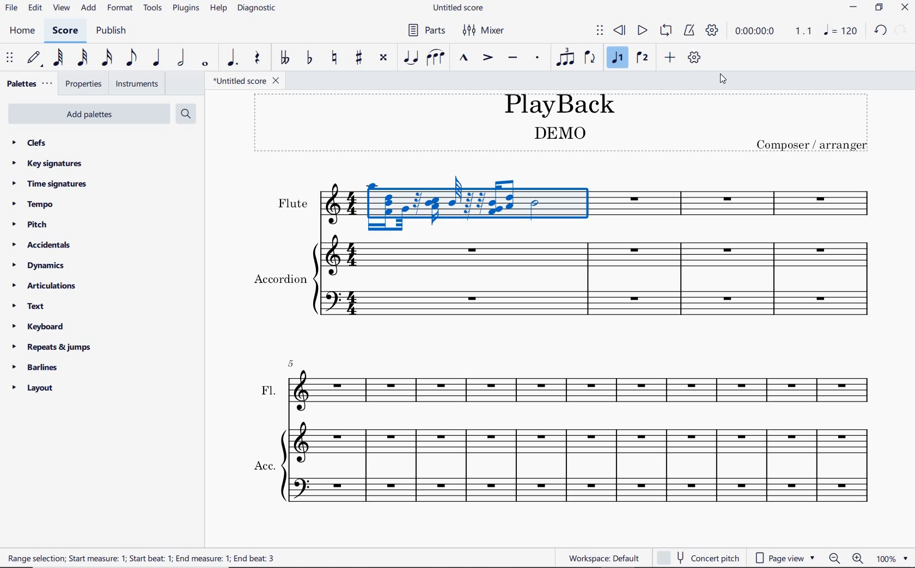 Image resolution: width=915 pixels, height=568 pixels. I want to click on toggle flat, so click(308, 58).